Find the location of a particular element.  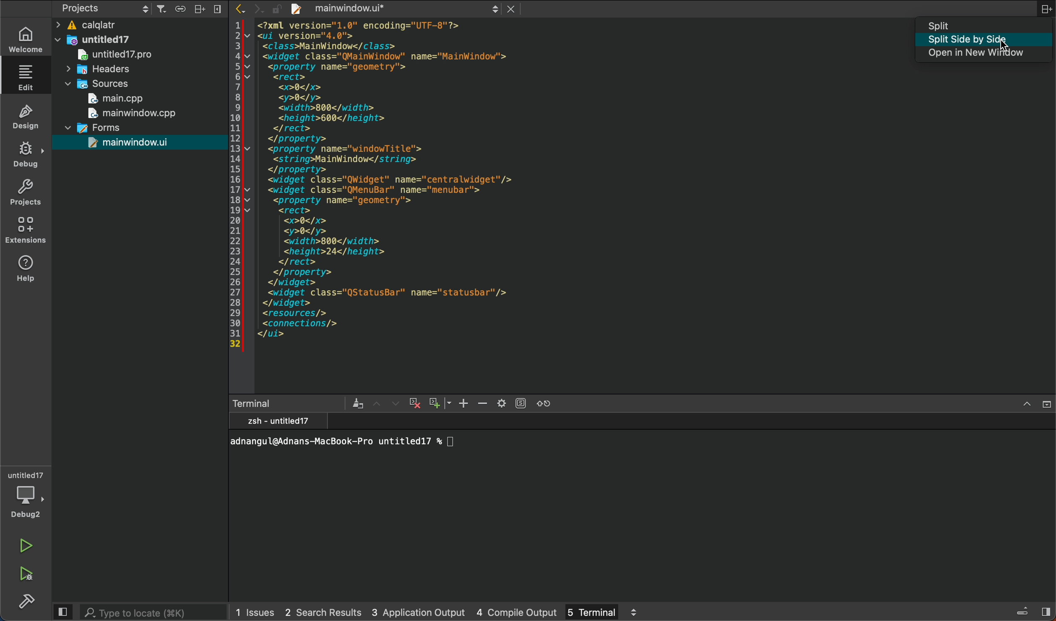

split is located at coordinates (987, 25).